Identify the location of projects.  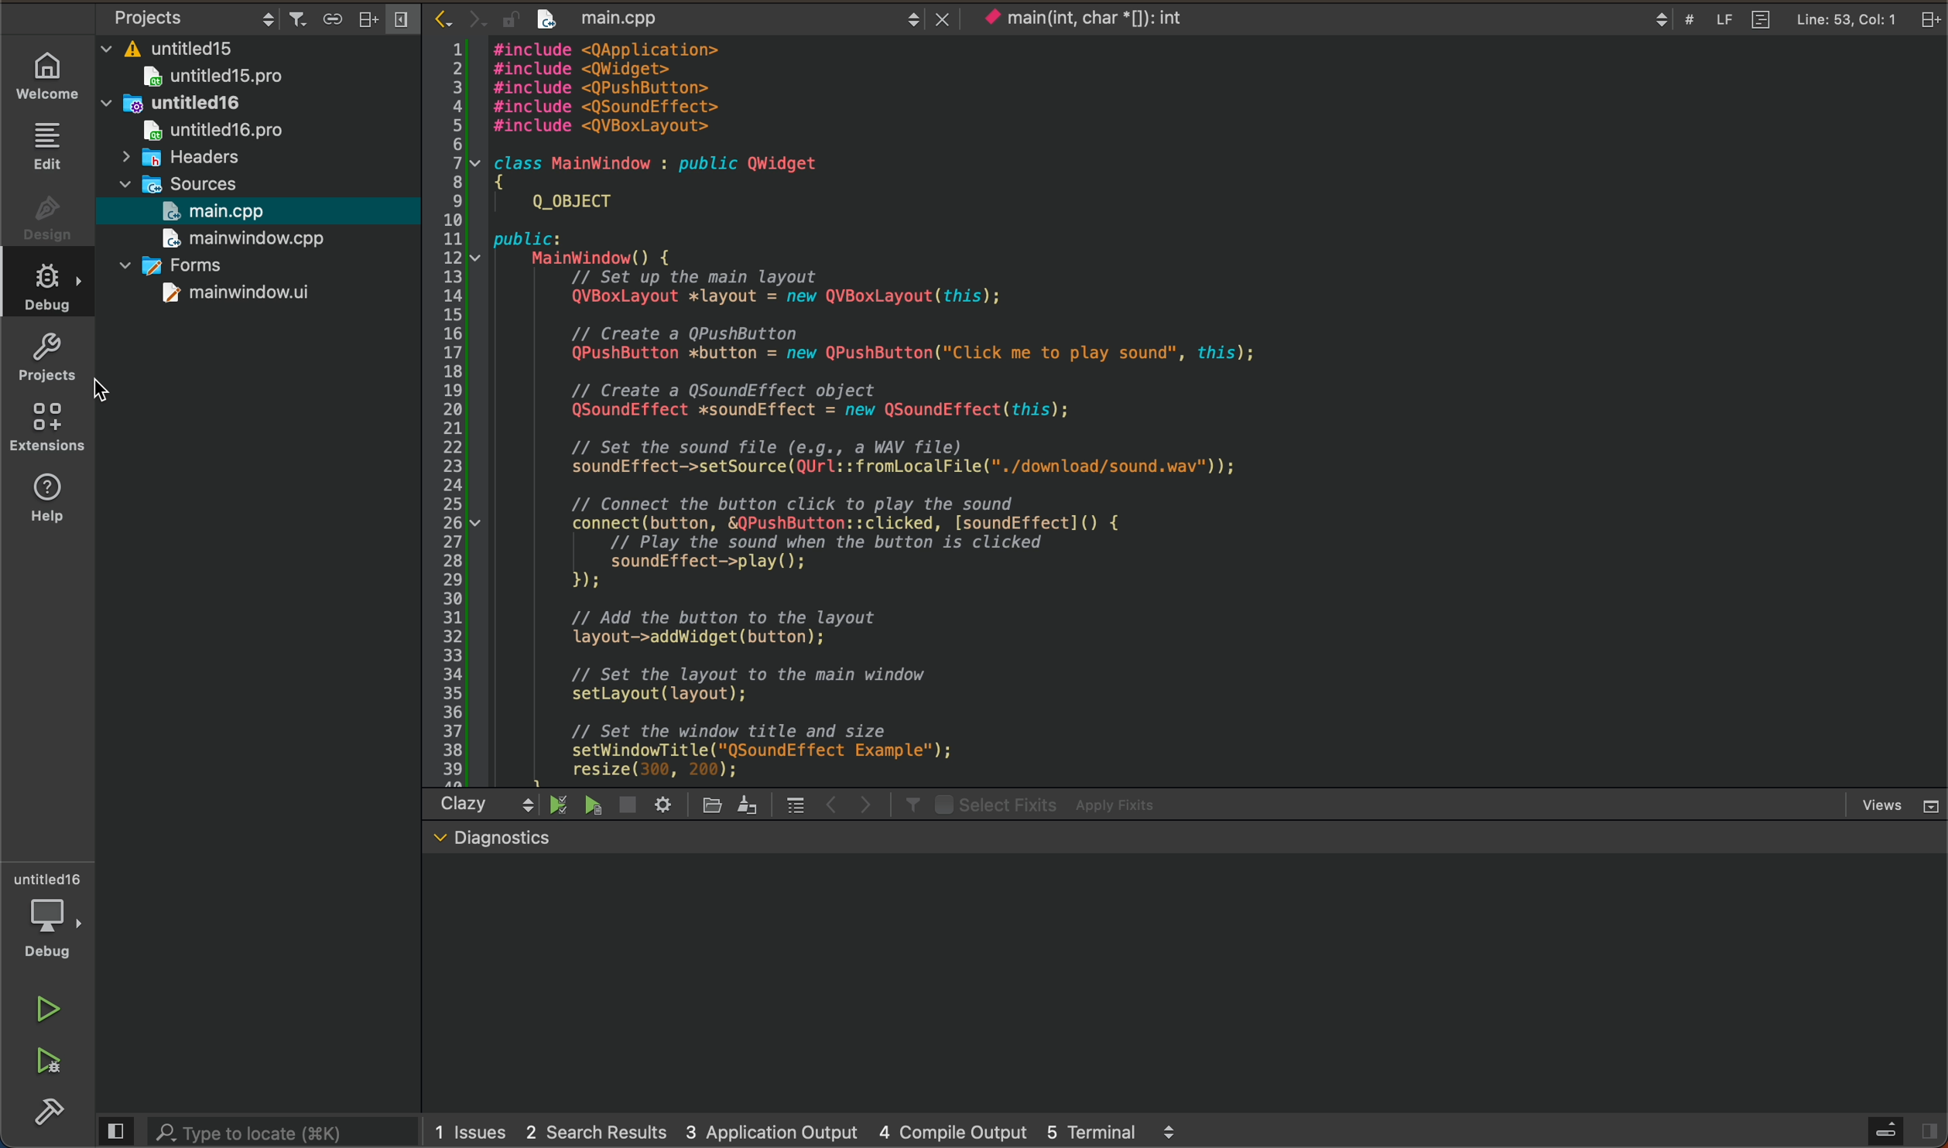
(150, 17).